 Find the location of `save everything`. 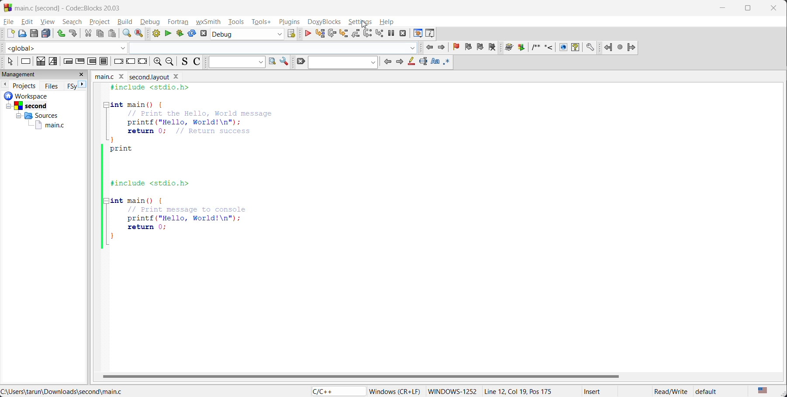

save everything is located at coordinates (46, 33).